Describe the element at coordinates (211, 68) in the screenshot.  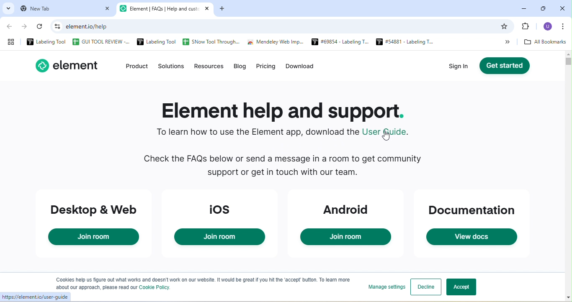
I see `resources` at that location.